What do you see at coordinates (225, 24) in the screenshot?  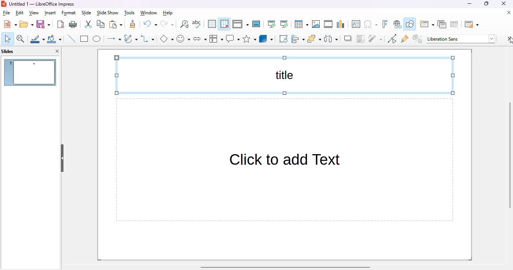 I see `snap to grid` at bounding box center [225, 24].